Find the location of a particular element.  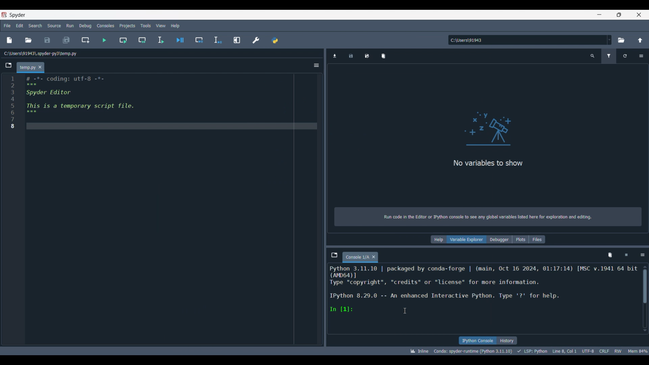

Details of current code is located at coordinates (528, 351).